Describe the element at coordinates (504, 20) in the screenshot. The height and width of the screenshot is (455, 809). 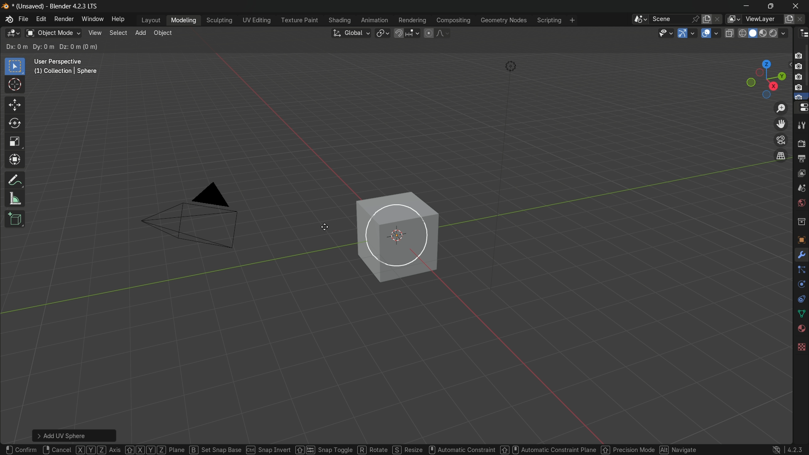
I see `geometry nodes menu` at that location.